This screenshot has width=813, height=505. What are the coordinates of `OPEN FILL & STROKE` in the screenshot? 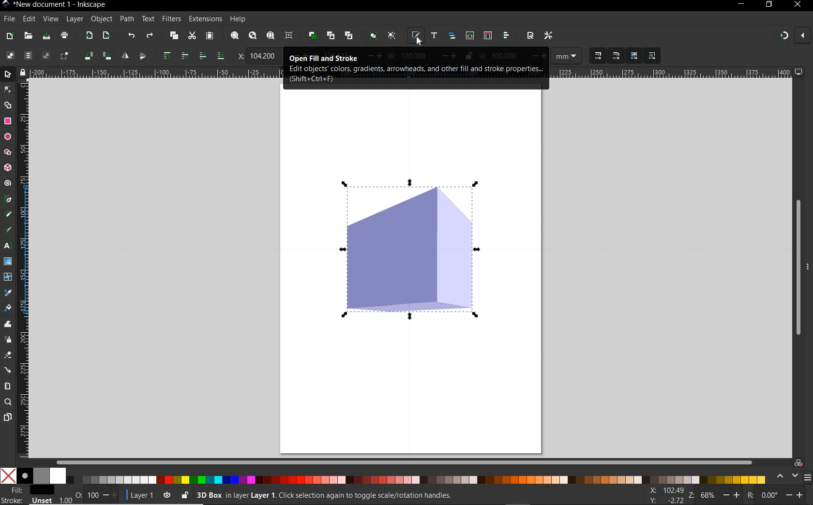 It's located at (415, 35).